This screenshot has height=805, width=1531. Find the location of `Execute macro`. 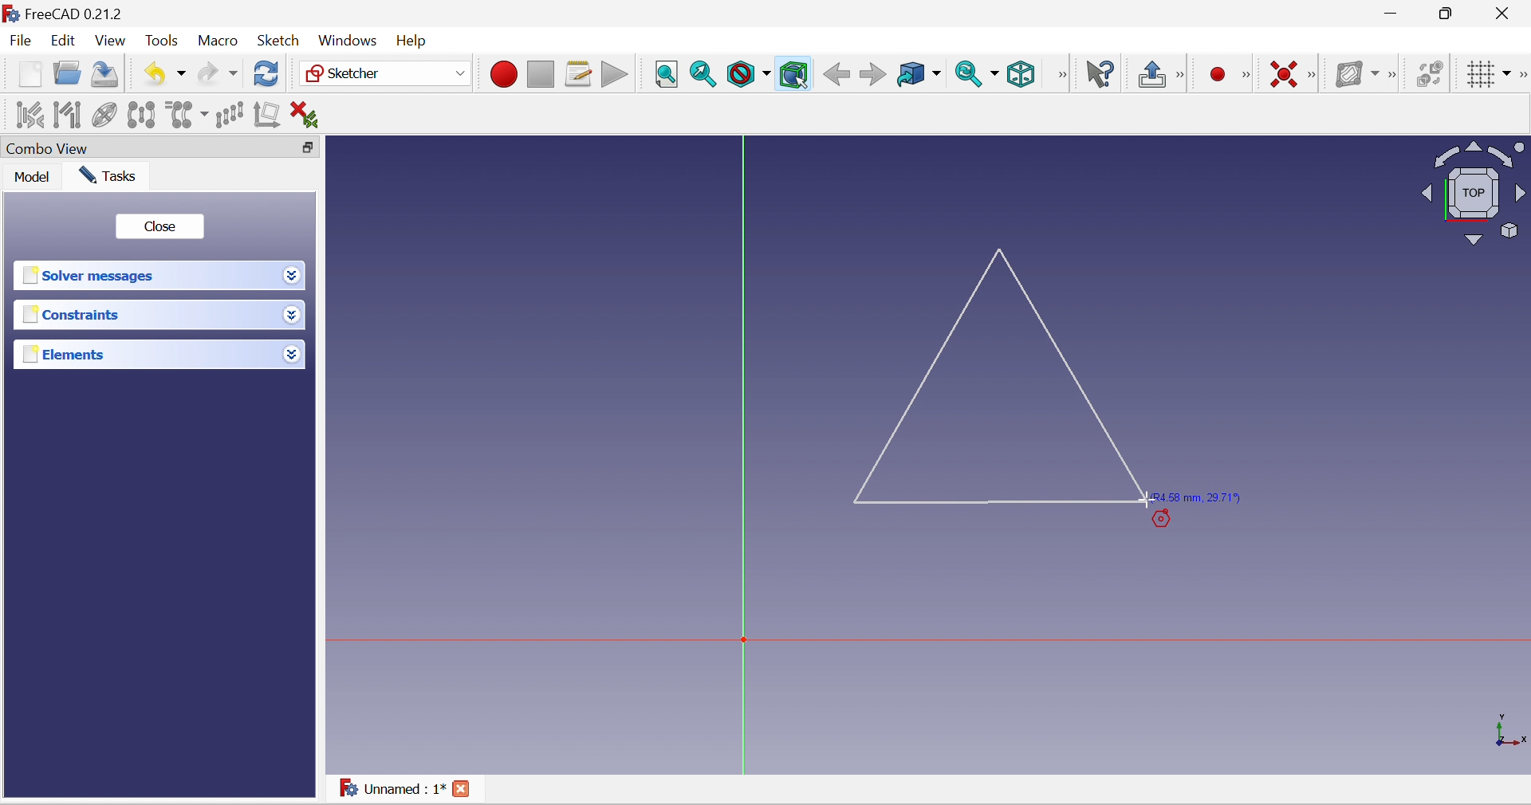

Execute macro is located at coordinates (612, 73).